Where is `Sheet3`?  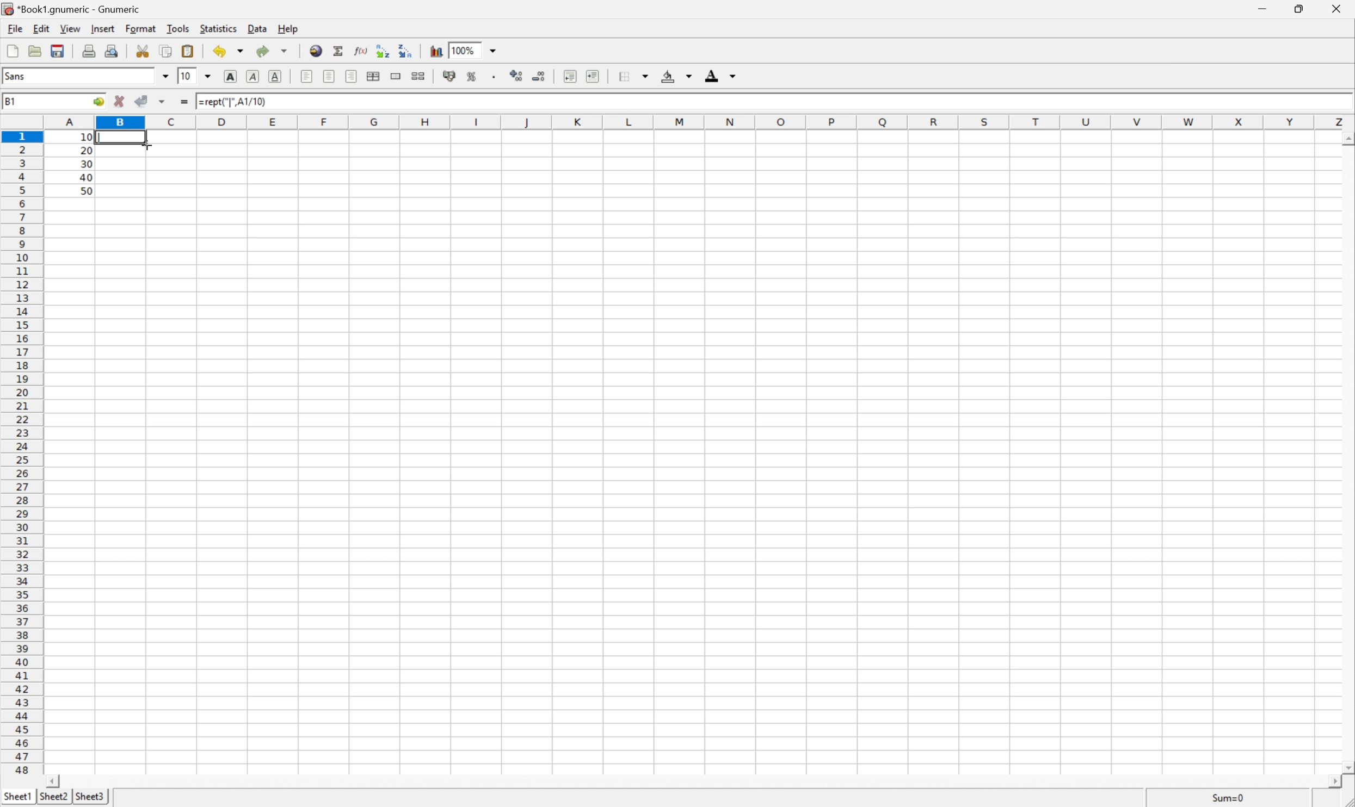 Sheet3 is located at coordinates (91, 796).